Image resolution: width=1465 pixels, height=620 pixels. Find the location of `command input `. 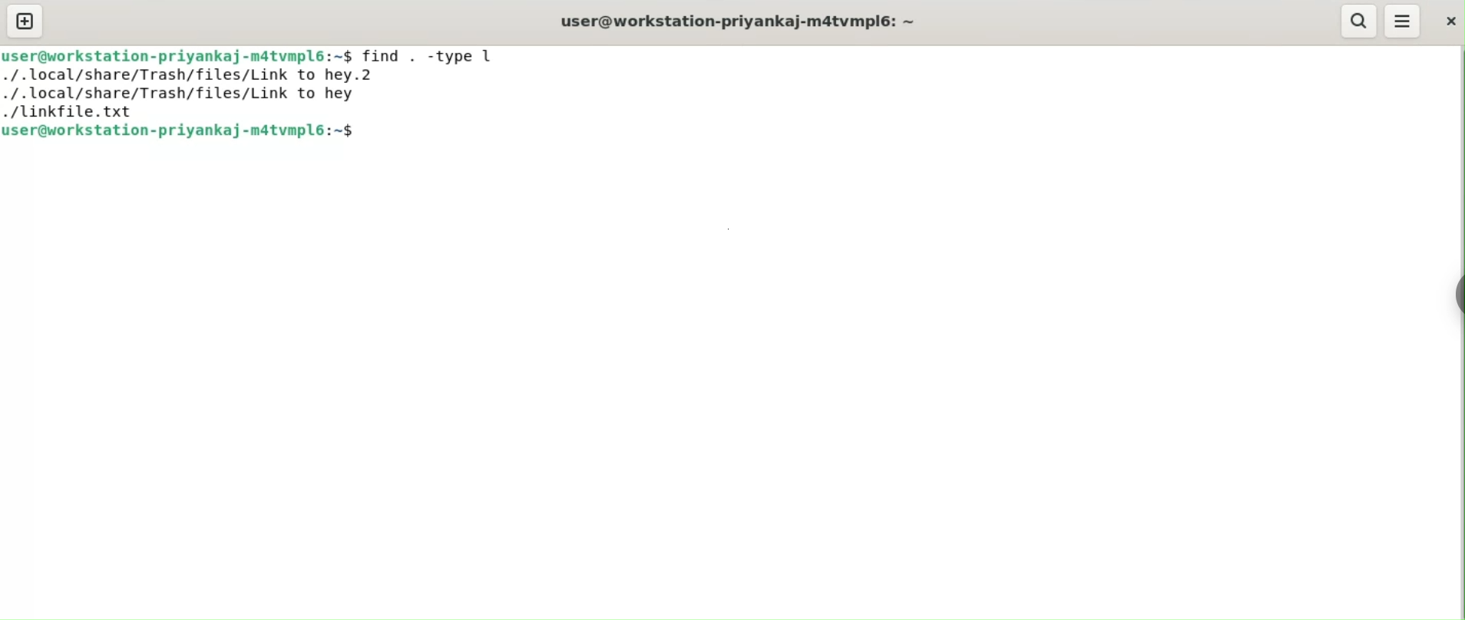

command input  is located at coordinates (916, 131).